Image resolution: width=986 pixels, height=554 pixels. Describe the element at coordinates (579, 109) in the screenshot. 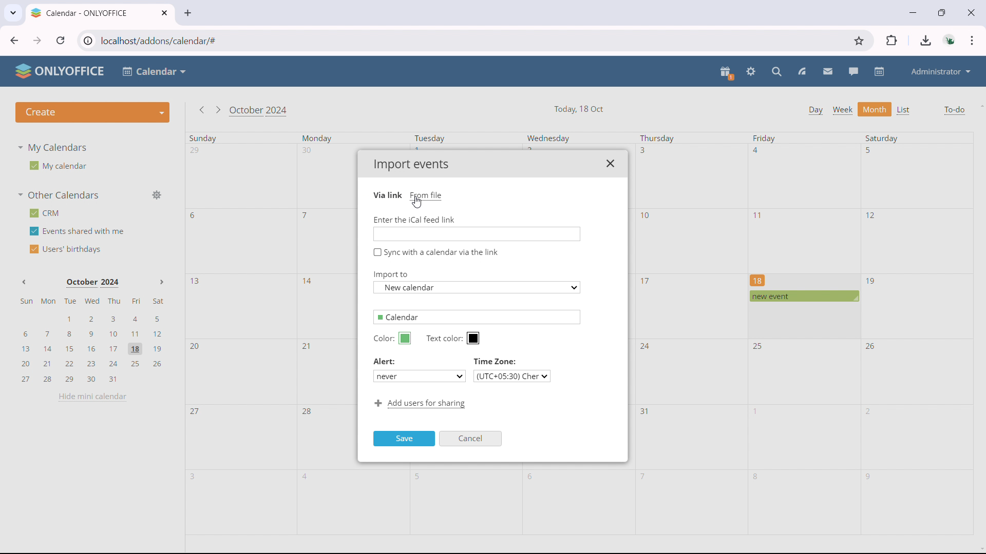

I see `Today, 18 Oct` at that location.